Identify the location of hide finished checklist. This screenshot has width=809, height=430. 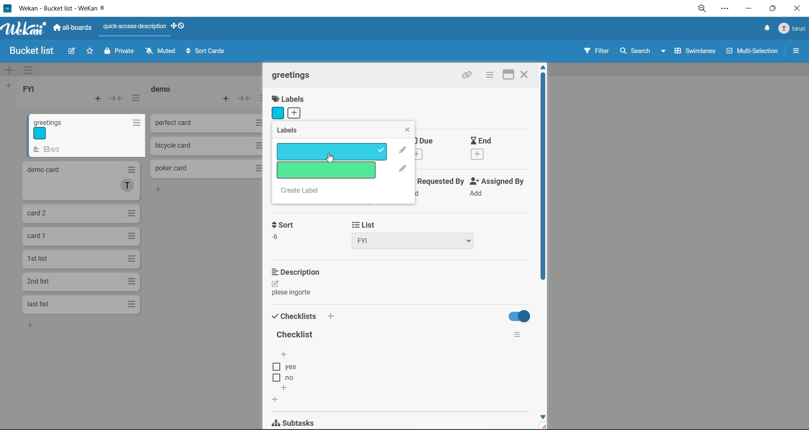
(517, 315).